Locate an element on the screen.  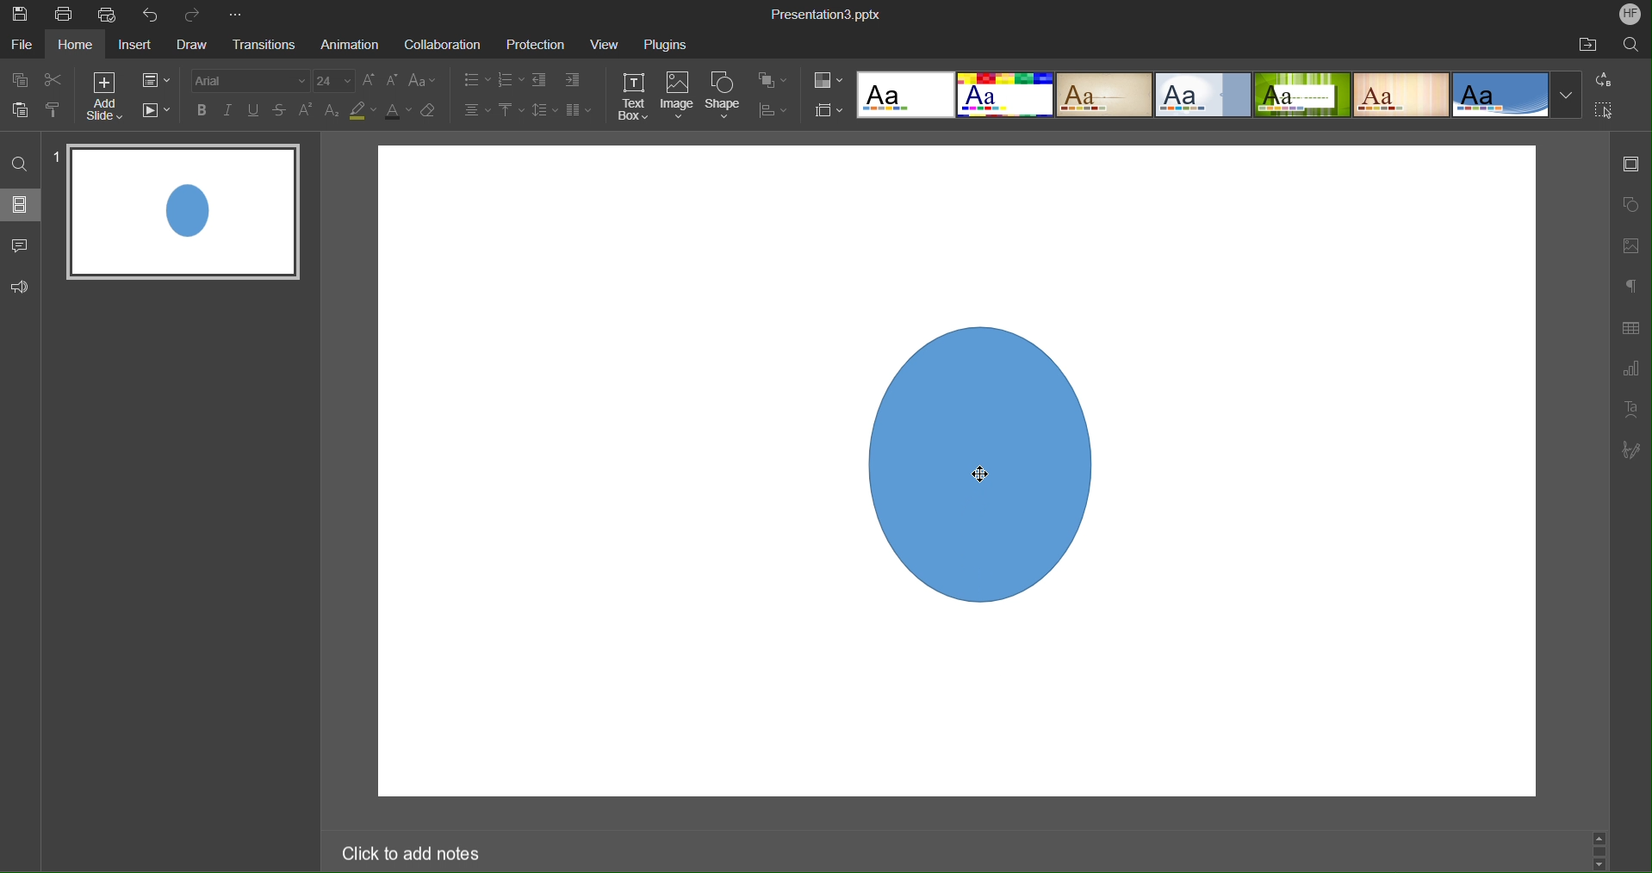
Slide Settings is located at coordinates (1632, 160).